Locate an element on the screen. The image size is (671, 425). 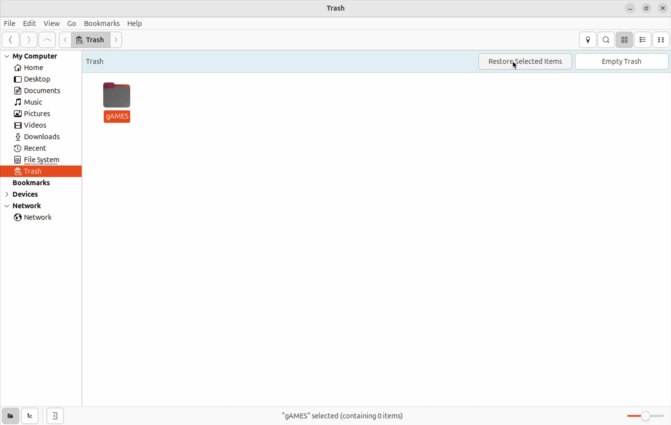
bookmarks is located at coordinates (36, 183).